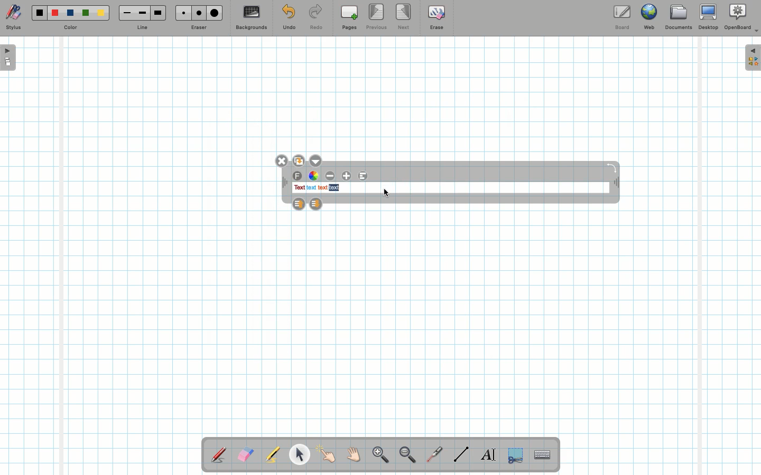 The height and width of the screenshot is (475, 761). What do you see at coordinates (39, 13) in the screenshot?
I see `Black` at bounding box center [39, 13].